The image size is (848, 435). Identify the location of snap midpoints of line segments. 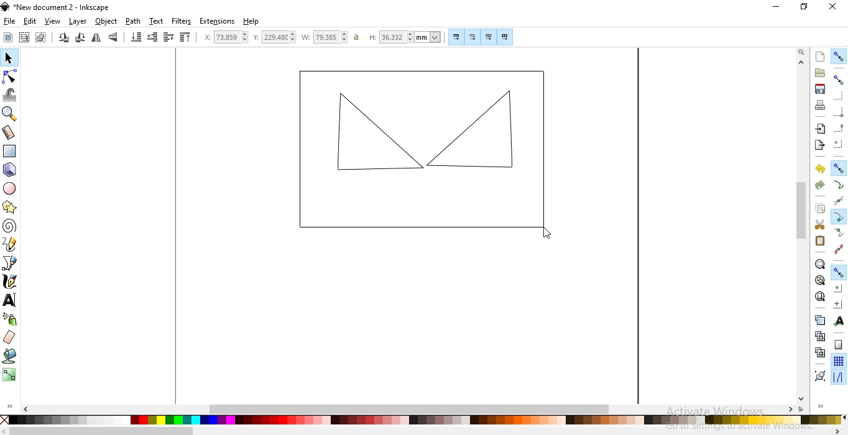
(839, 250).